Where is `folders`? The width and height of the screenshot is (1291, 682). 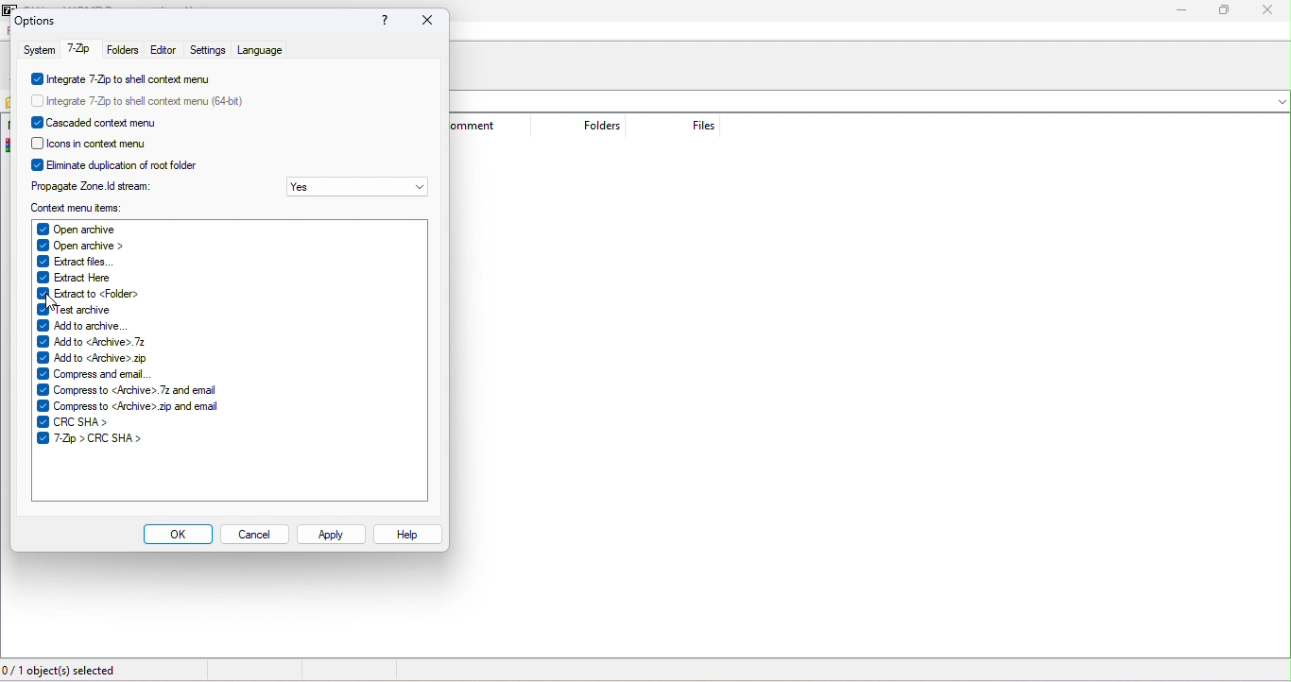 folders is located at coordinates (590, 126).